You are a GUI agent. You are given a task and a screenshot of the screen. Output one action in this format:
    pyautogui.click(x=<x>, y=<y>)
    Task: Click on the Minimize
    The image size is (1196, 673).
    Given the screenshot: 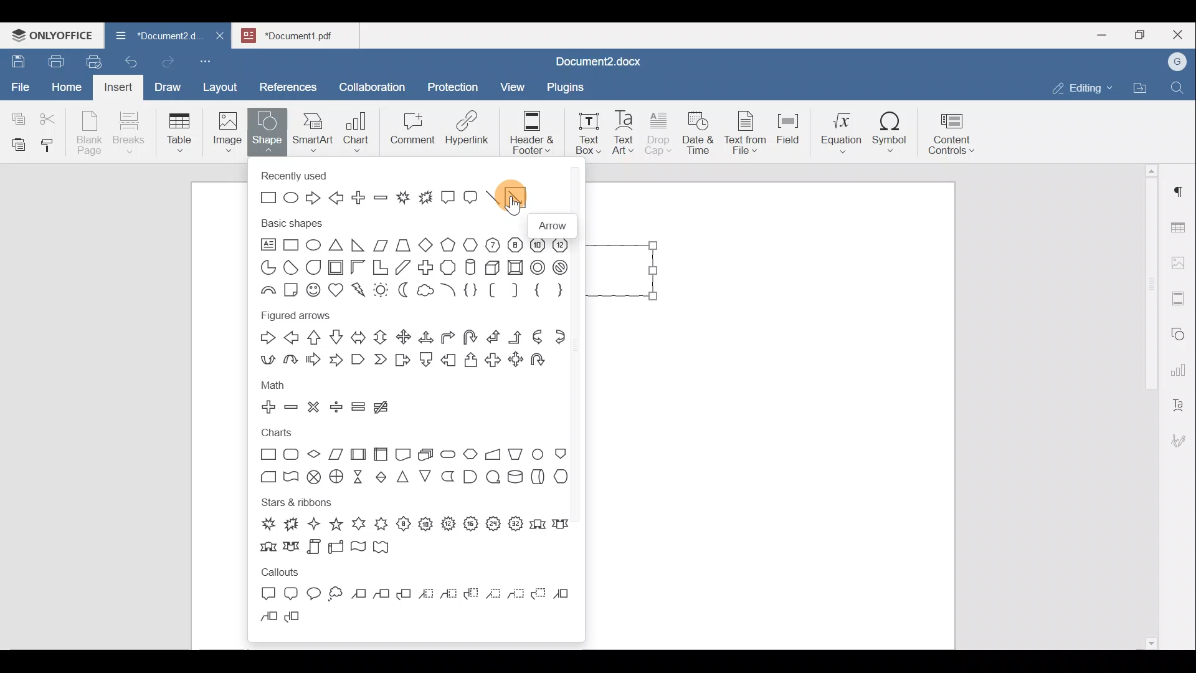 What is the action you would take?
    pyautogui.click(x=1101, y=34)
    